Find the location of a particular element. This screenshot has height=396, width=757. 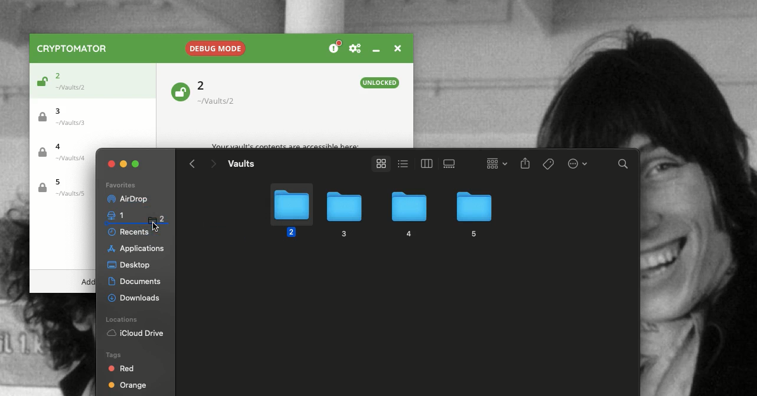

 is located at coordinates (289, 212).